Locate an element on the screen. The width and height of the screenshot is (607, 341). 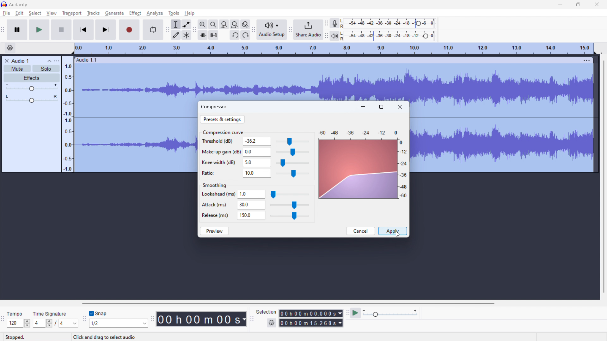
4/4 (set time signature) is located at coordinates (55, 324).